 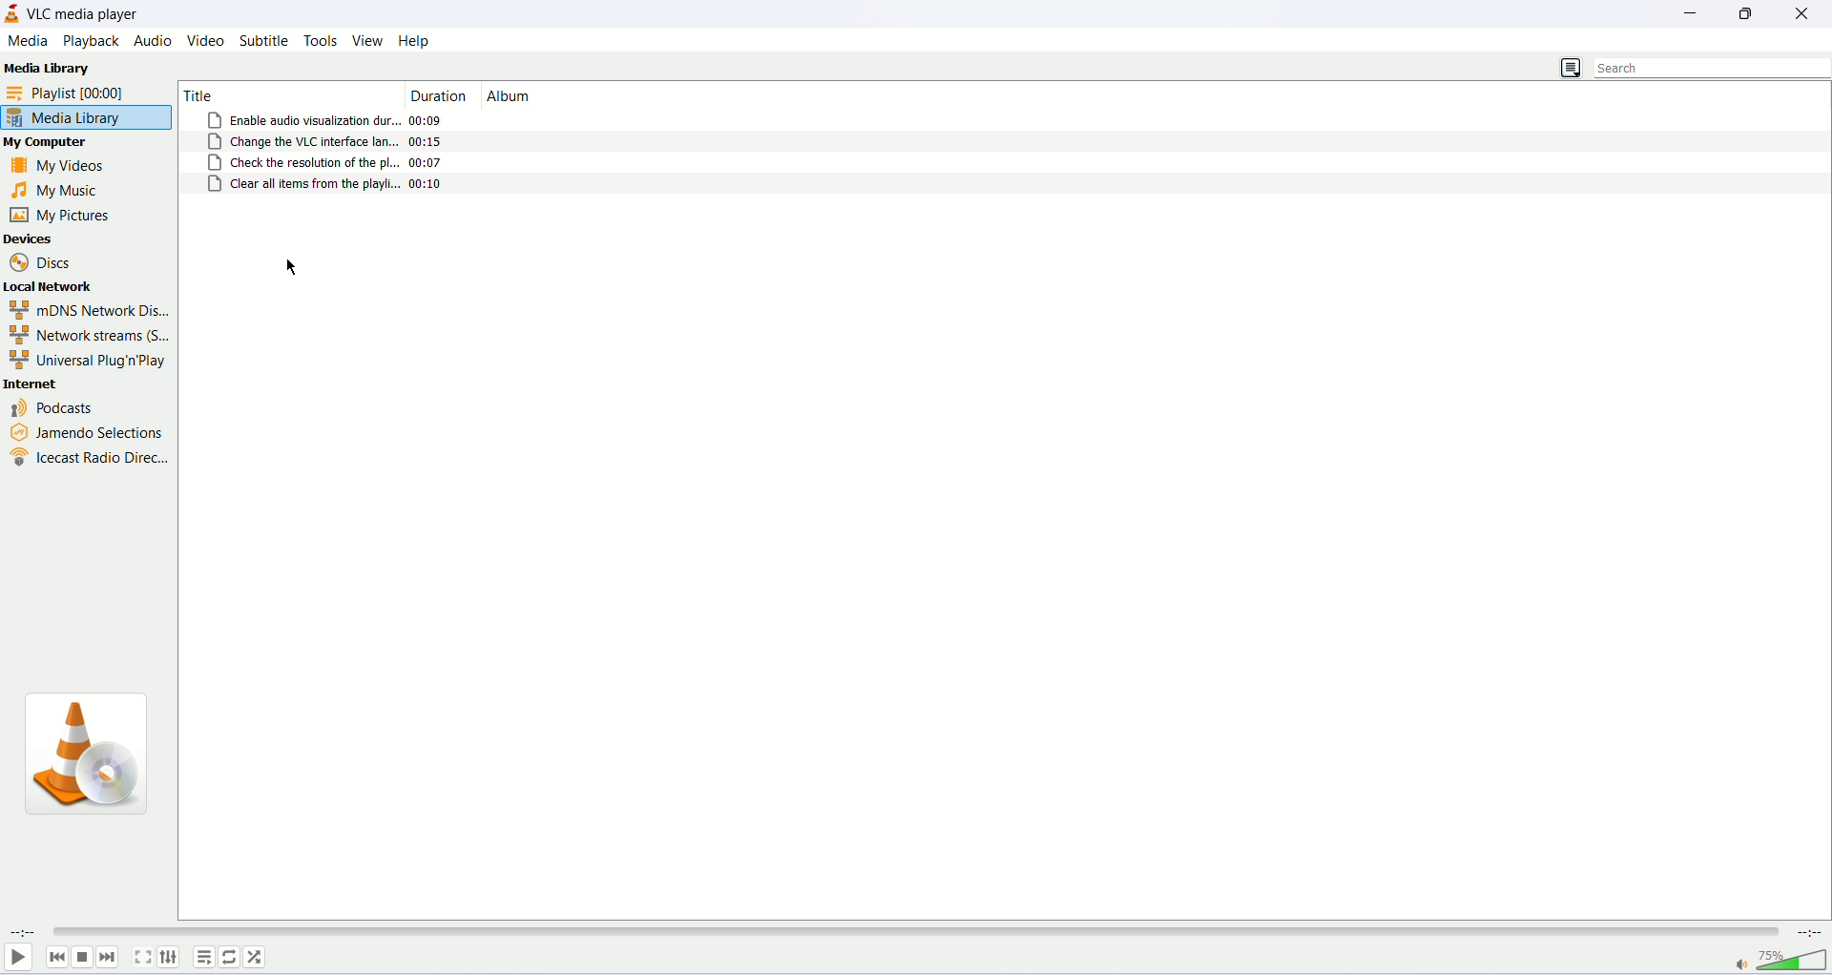 I want to click on played time, so click(x=21, y=930).